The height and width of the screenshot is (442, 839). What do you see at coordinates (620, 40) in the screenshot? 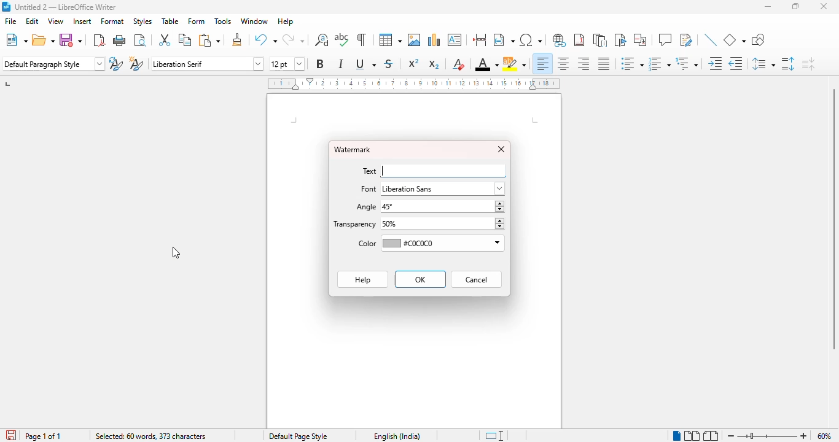
I see `insert bookmark` at bounding box center [620, 40].